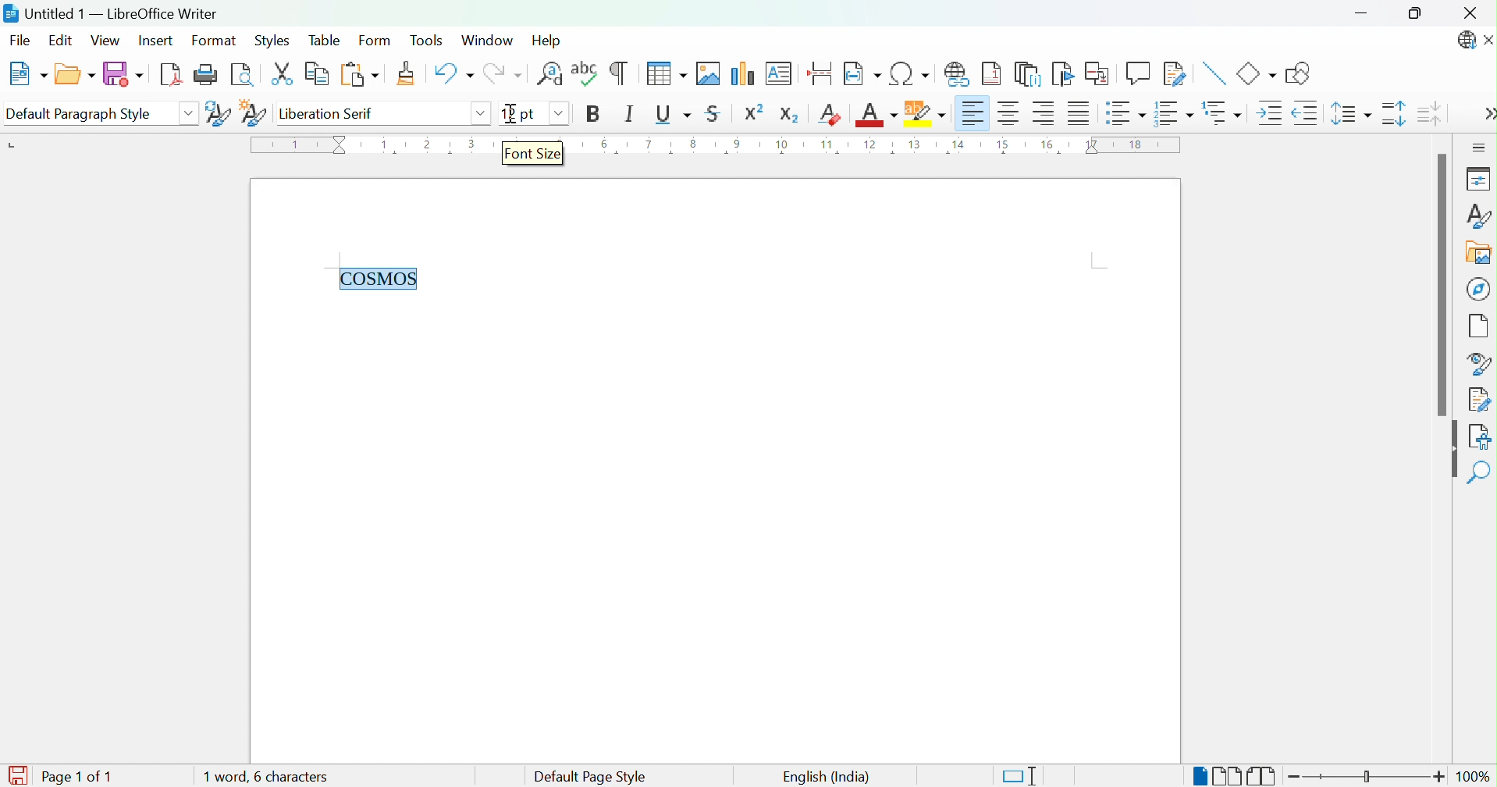 This screenshot has height=787, width=1497. I want to click on Insert Bookmark, so click(1063, 74).